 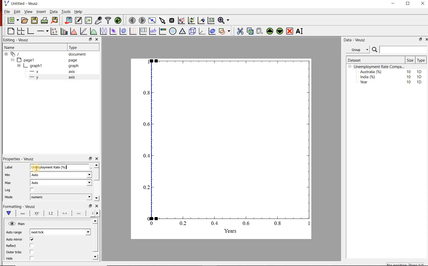 I want to click on remove the widgets, so click(x=290, y=31).